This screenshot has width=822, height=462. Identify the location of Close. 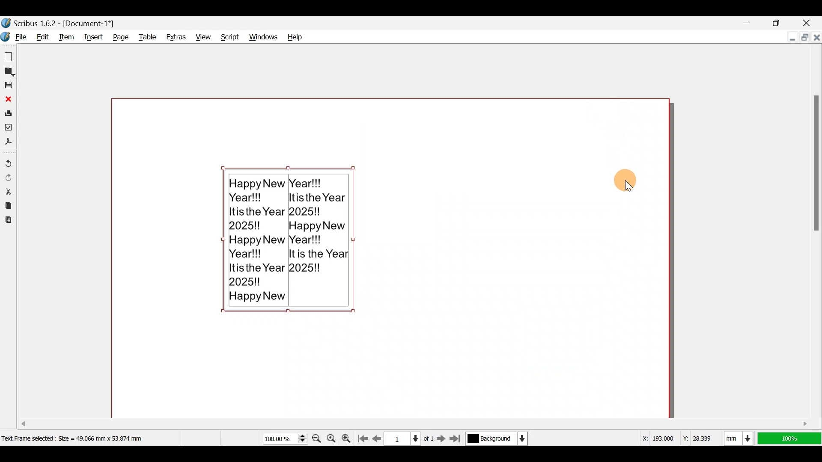
(8, 99).